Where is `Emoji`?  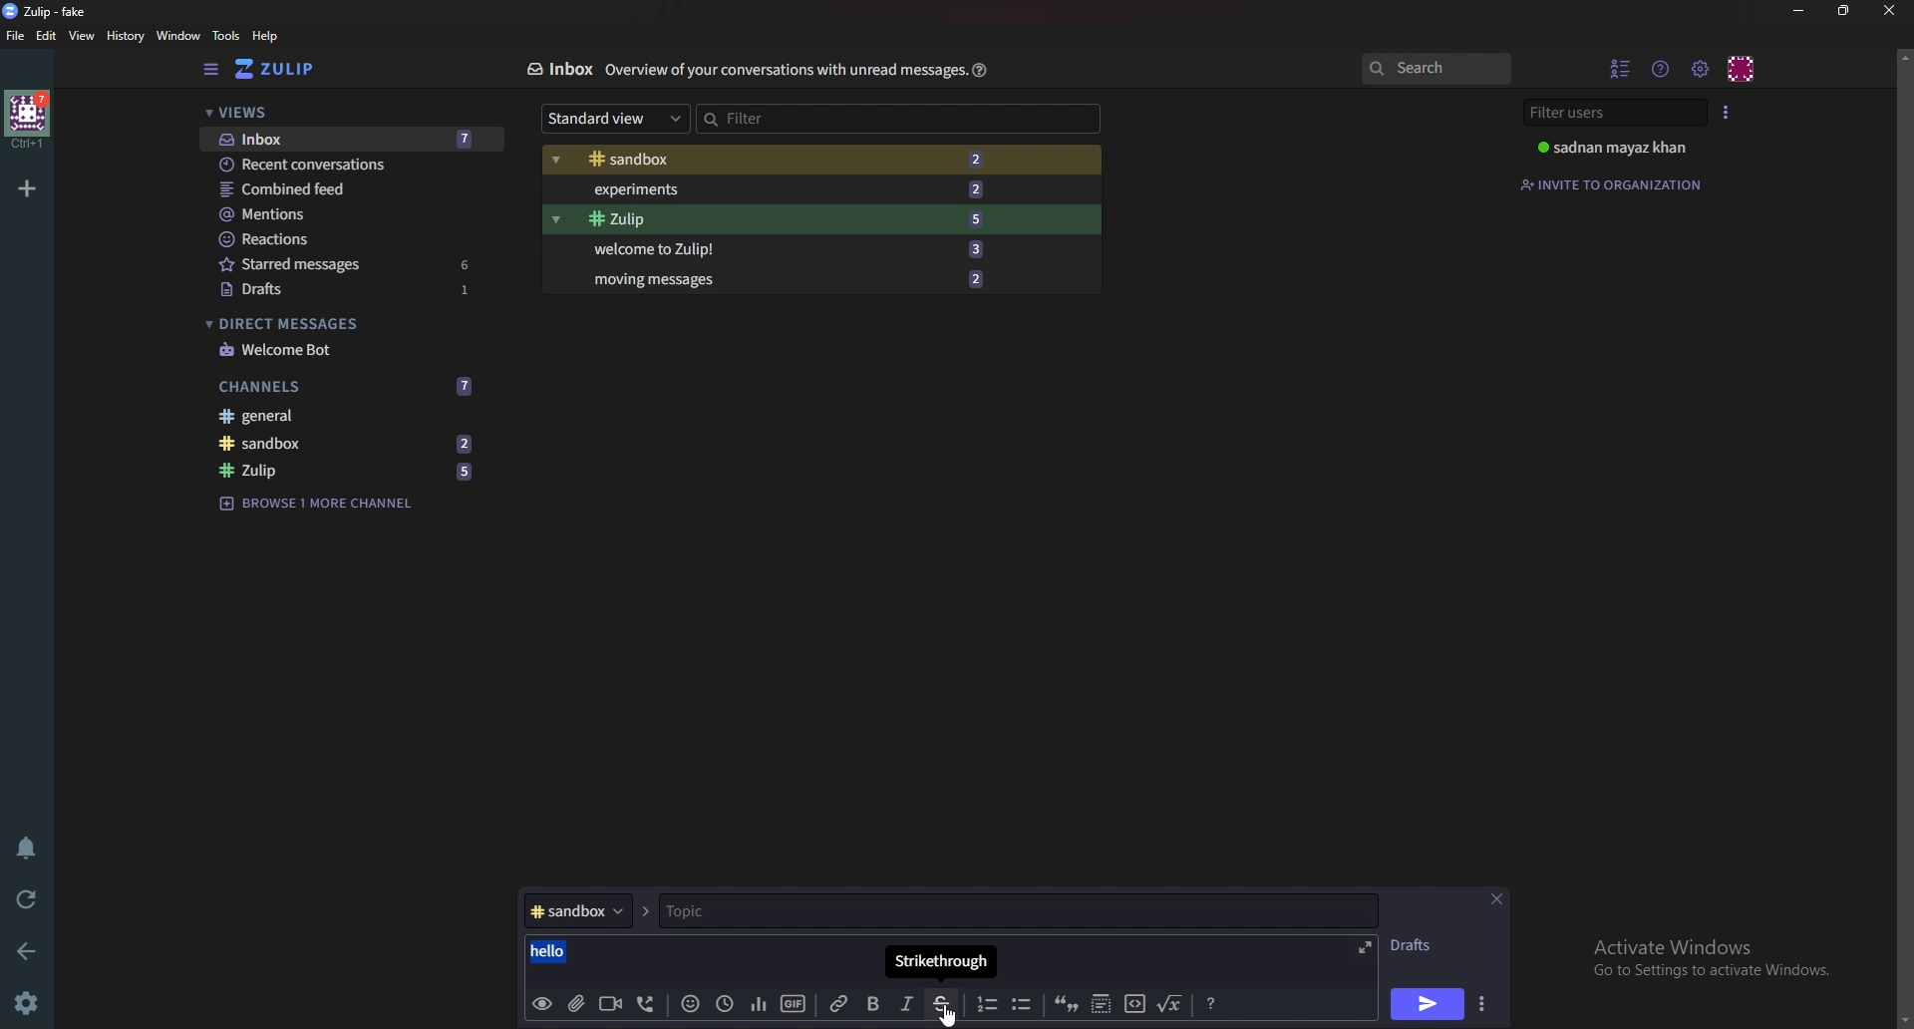
Emoji is located at coordinates (691, 1003).